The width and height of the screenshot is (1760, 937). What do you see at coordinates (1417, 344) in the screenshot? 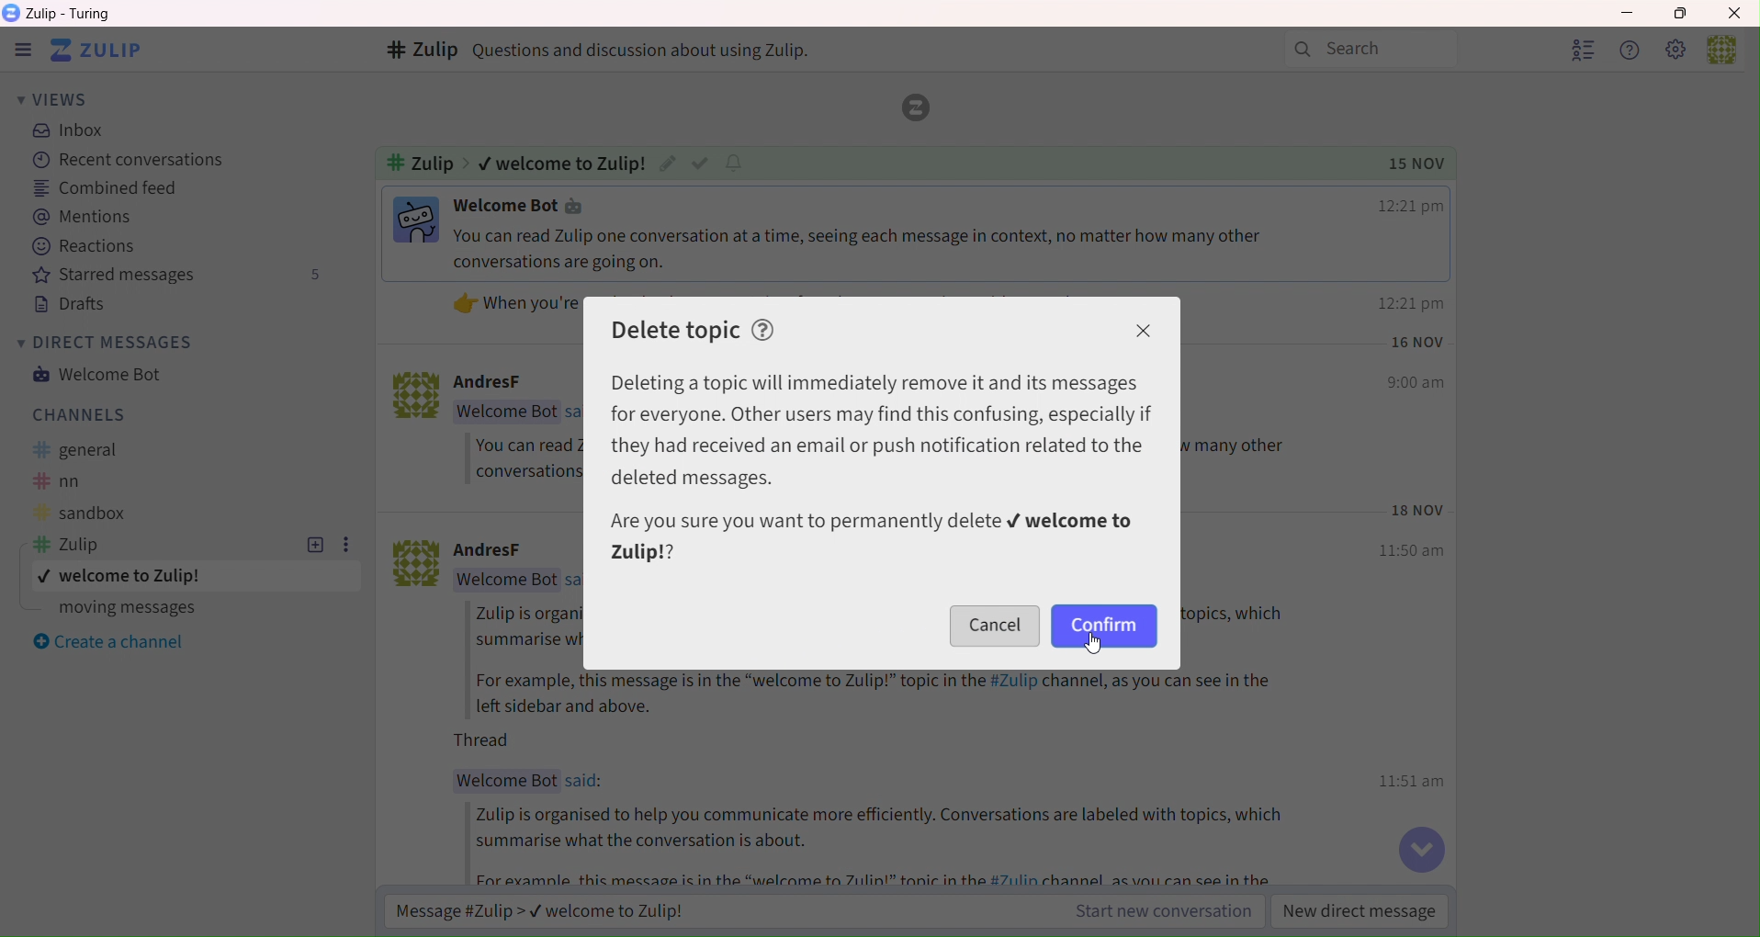
I see `Time` at bounding box center [1417, 344].